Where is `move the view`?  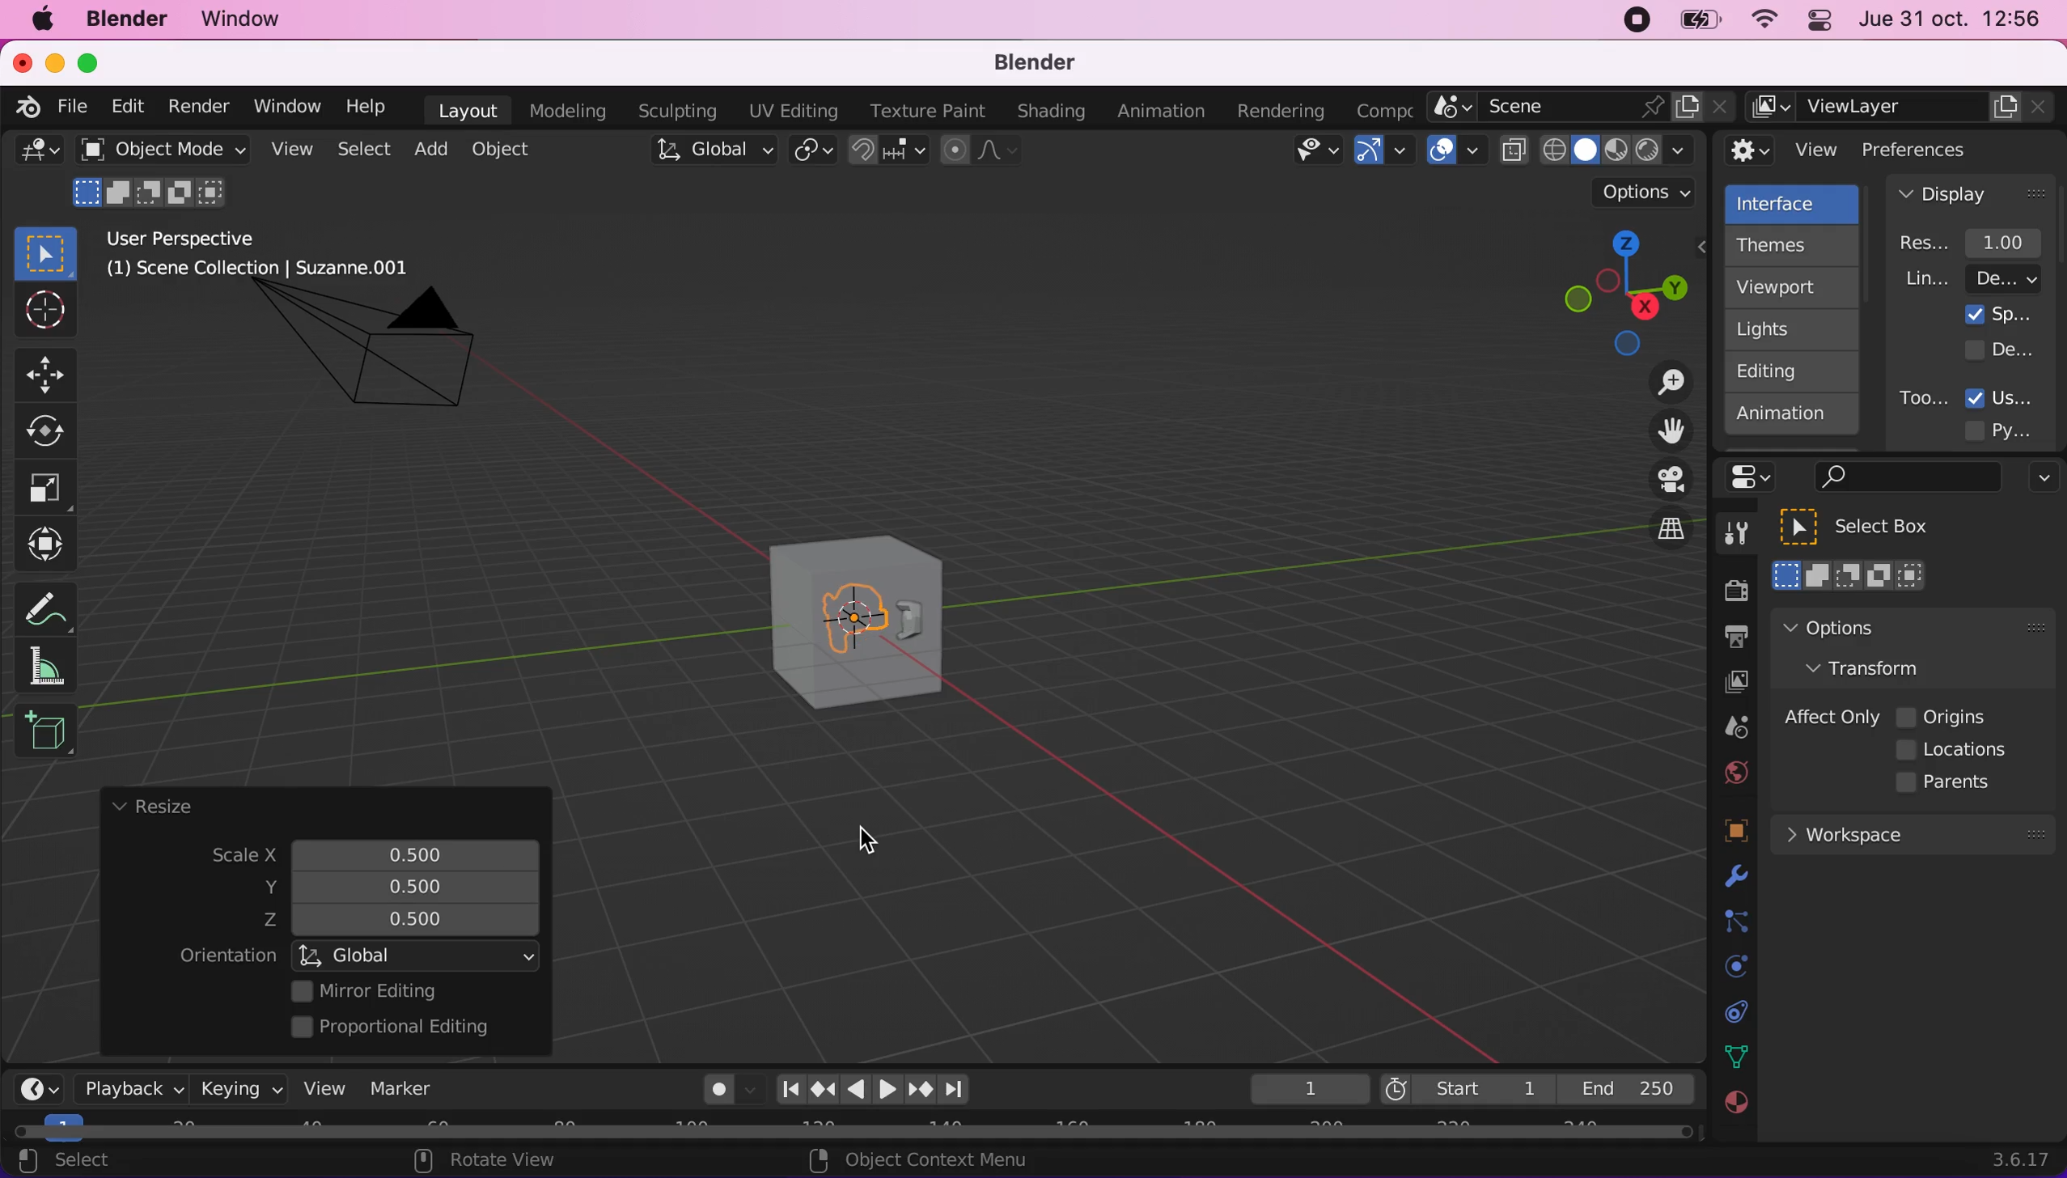 move the view is located at coordinates (1658, 432).